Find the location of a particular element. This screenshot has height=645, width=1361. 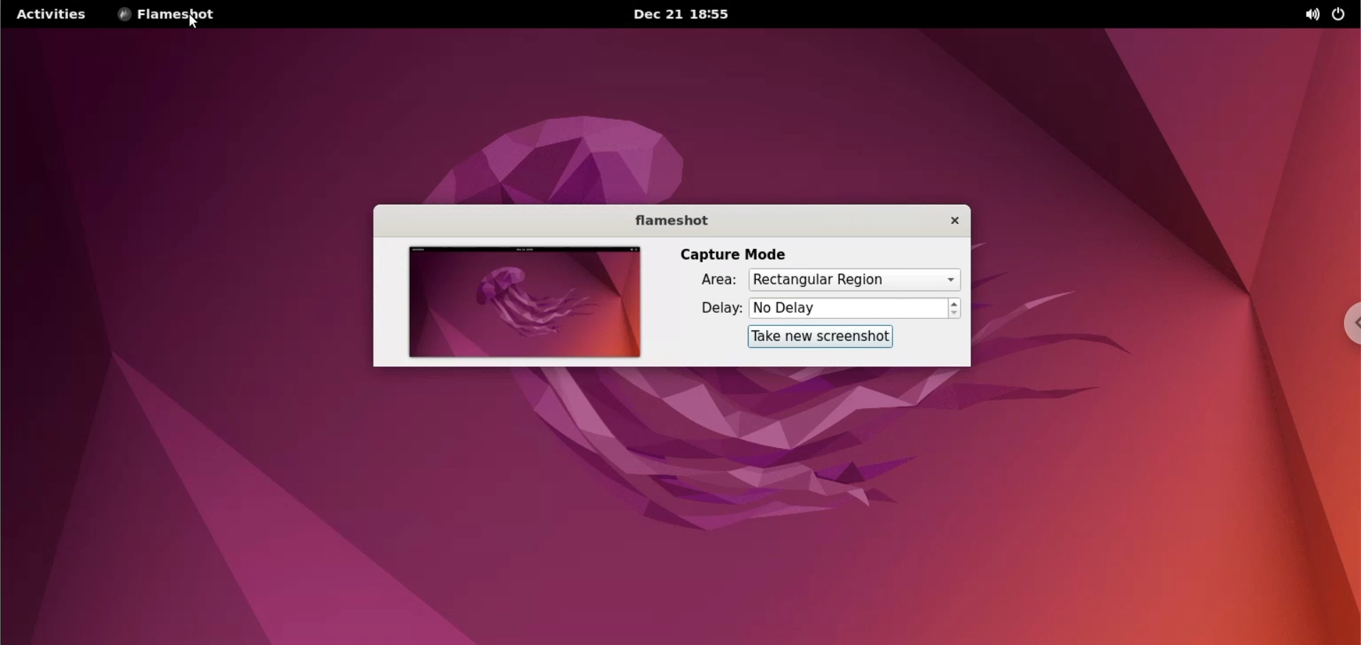

flameshot is located at coordinates (671, 224).